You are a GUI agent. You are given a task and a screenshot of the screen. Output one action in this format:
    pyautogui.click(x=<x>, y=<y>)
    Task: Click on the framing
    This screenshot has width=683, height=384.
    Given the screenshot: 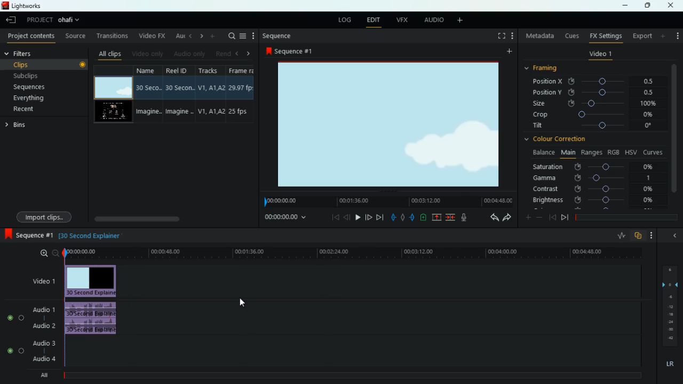 What is the action you would take?
    pyautogui.click(x=542, y=68)
    